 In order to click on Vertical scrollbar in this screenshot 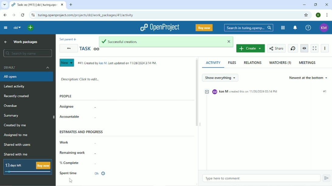, I will do `click(197, 93)`.